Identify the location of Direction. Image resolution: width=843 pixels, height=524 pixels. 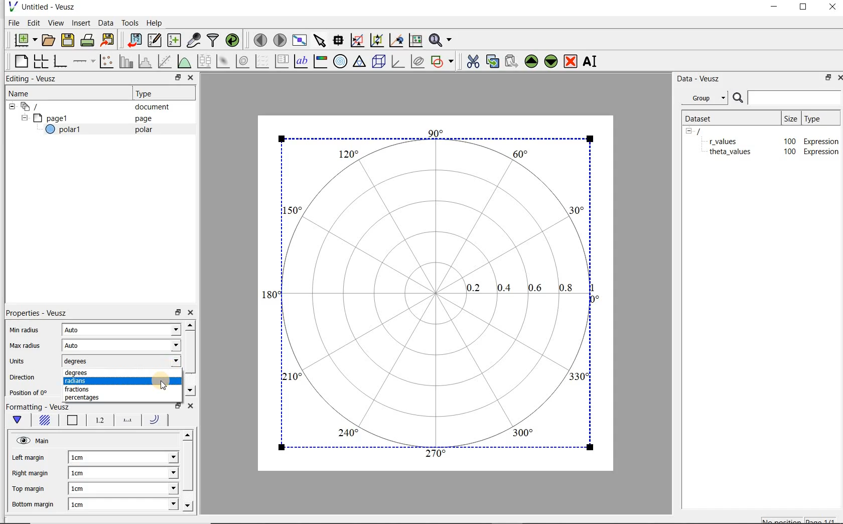
(24, 378).